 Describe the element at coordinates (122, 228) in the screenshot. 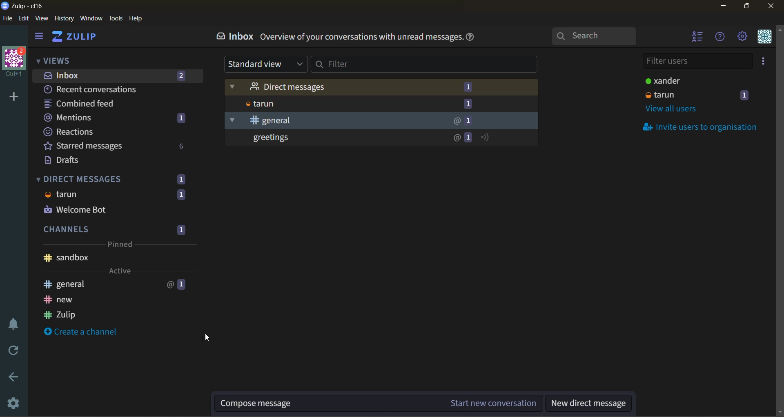

I see `channels` at that location.